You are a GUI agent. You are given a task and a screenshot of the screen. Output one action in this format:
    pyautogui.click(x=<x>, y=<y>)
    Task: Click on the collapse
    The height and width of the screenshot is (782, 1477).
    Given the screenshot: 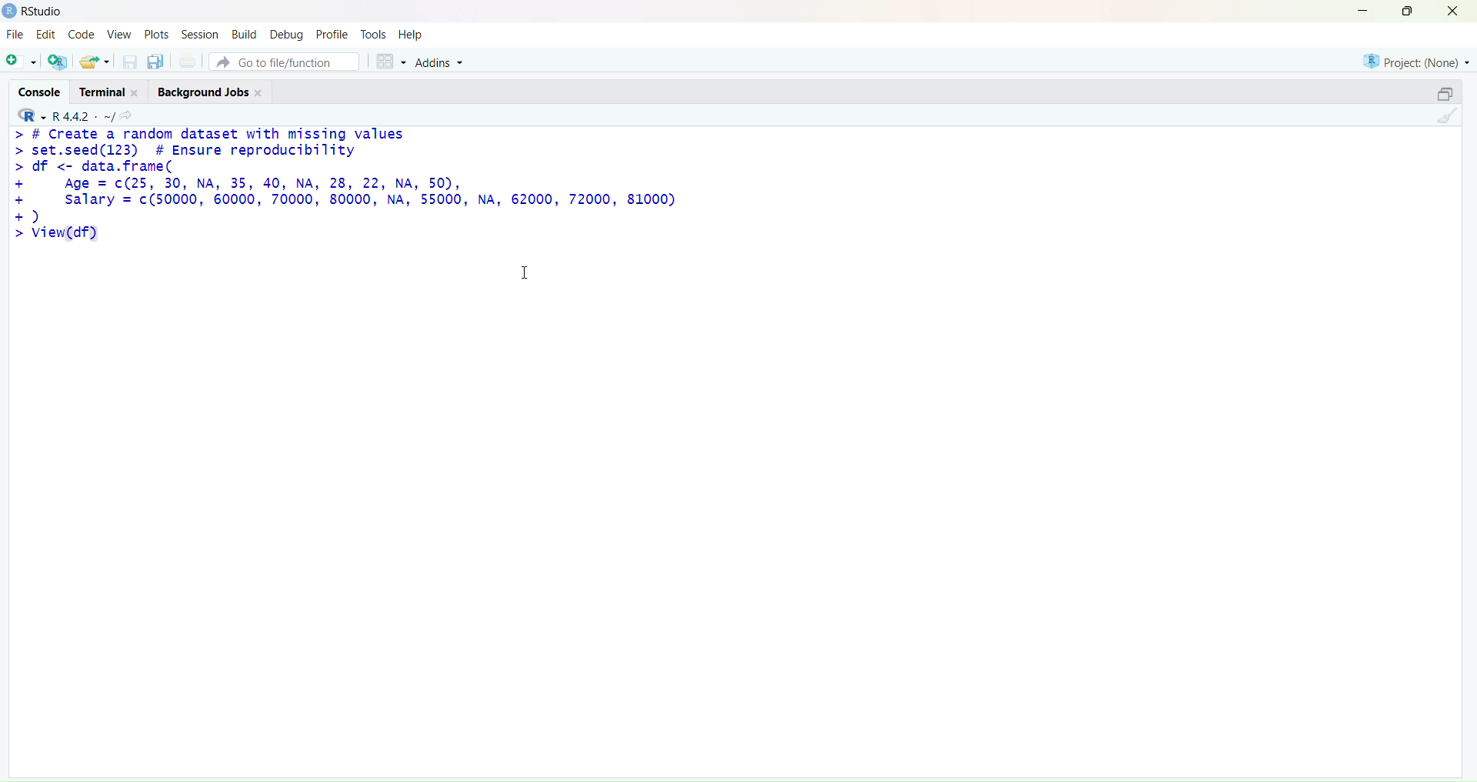 What is the action you would take?
    pyautogui.click(x=1447, y=93)
    